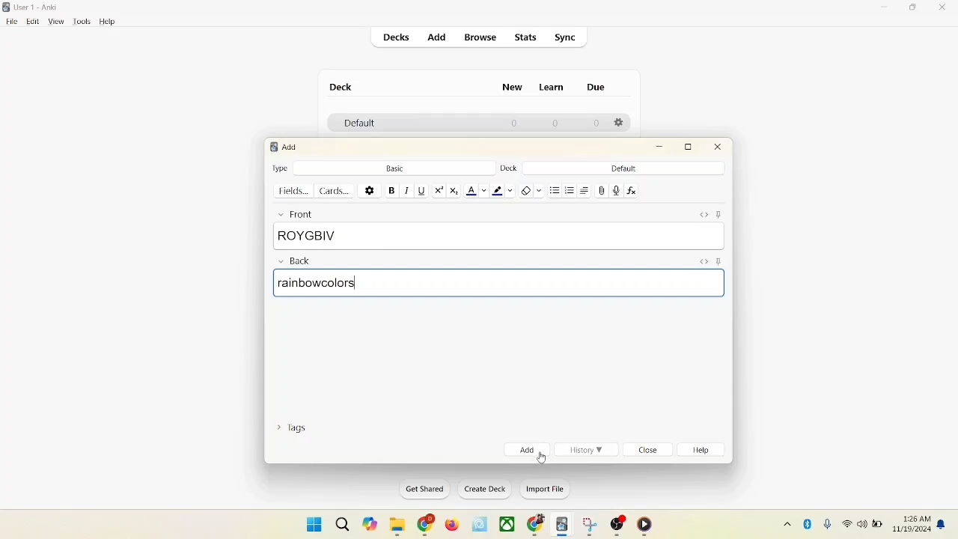 The height and width of the screenshot is (539, 958). What do you see at coordinates (650, 451) in the screenshot?
I see `close` at bounding box center [650, 451].